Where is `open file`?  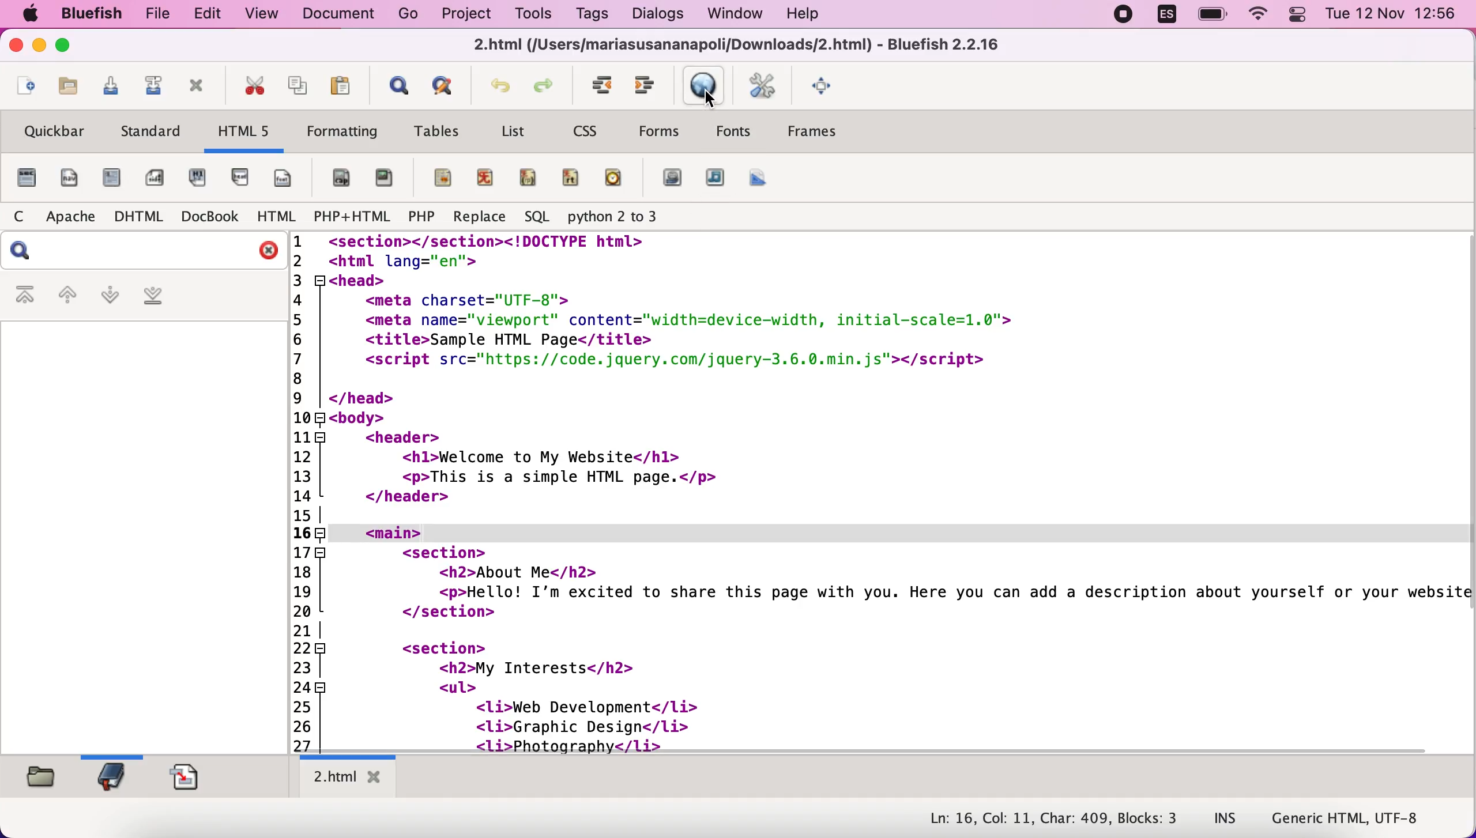
open file is located at coordinates (67, 88).